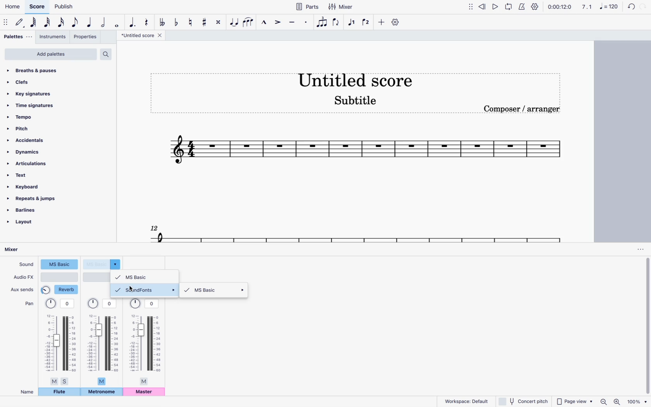  Describe the element at coordinates (28, 304) in the screenshot. I see `pan` at that location.